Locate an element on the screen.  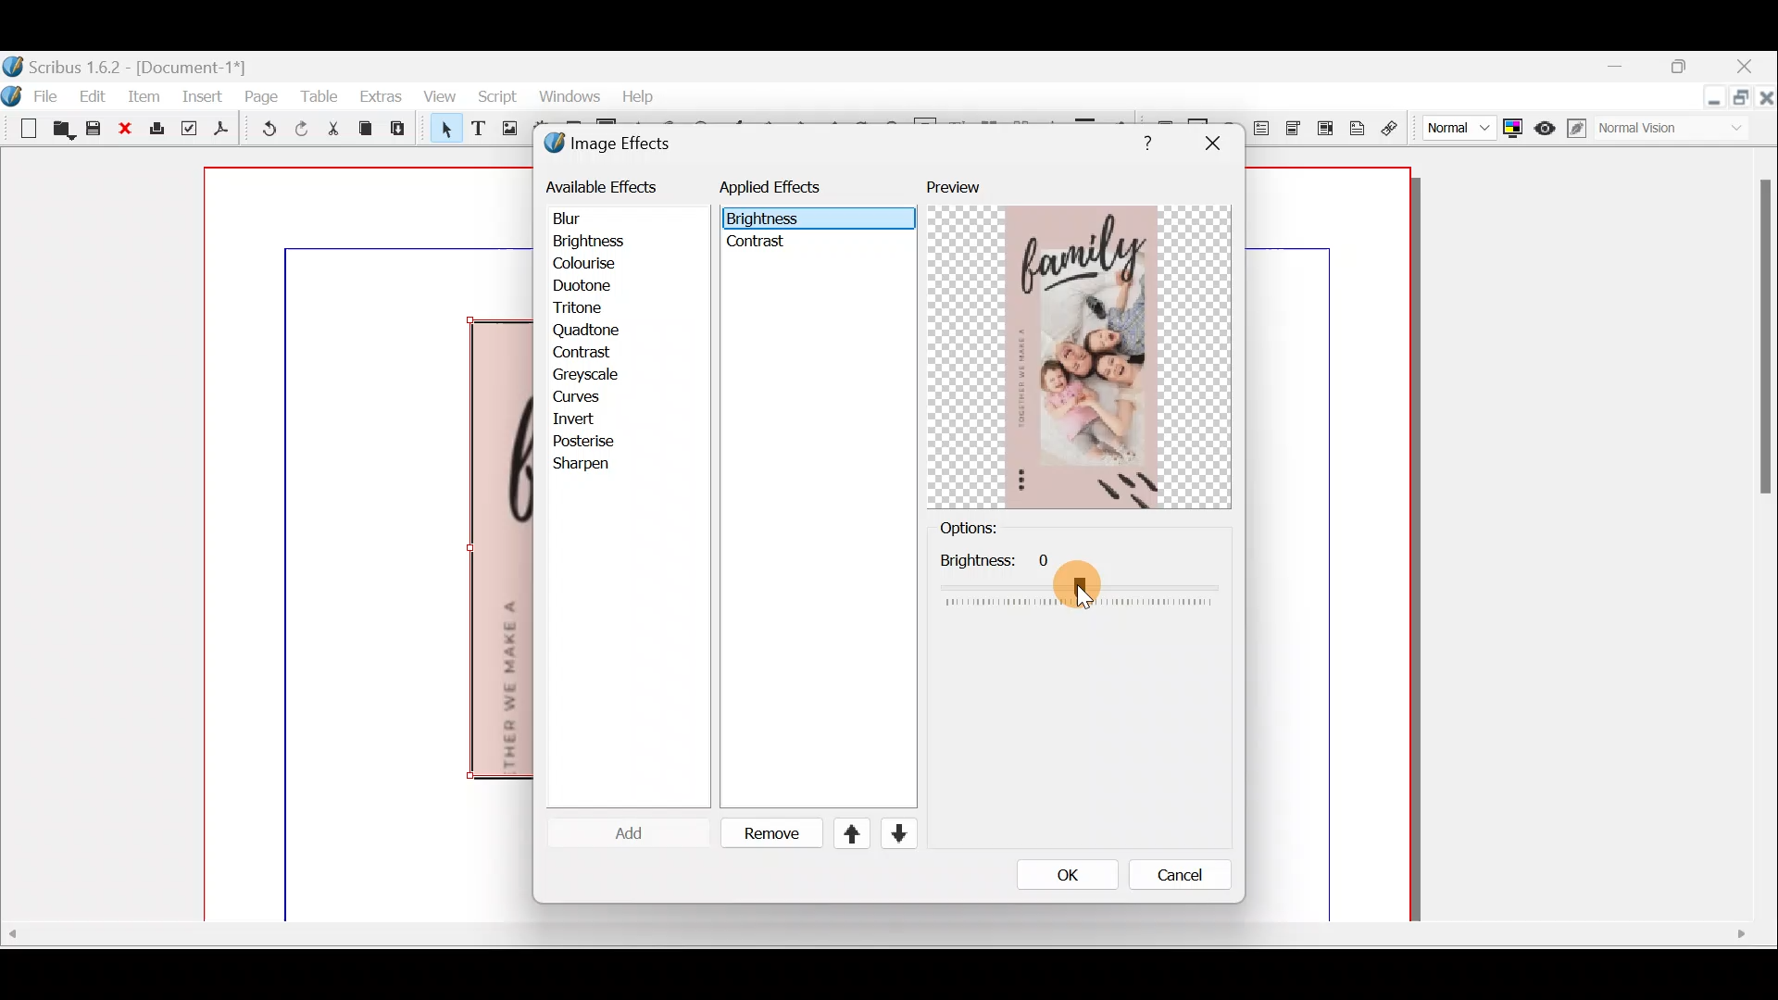
Contrast is located at coordinates (587, 352).